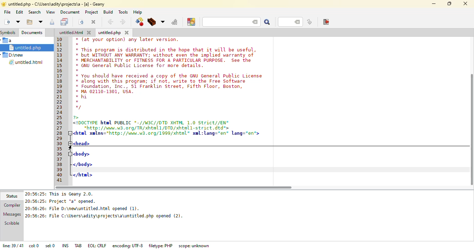 Image resolution: width=474 pixels, height=250 pixels. What do you see at coordinates (12, 223) in the screenshot?
I see `scribble` at bounding box center [12, 223].